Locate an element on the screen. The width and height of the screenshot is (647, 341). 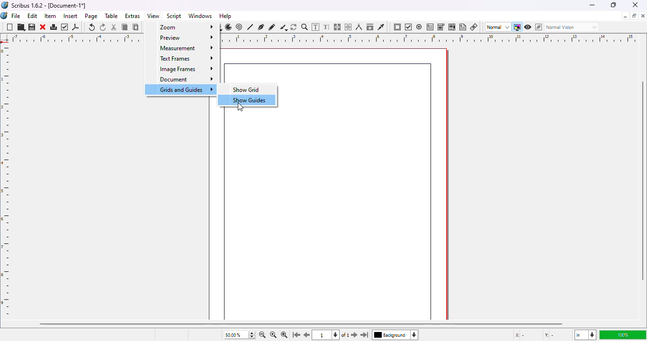
maximize is located at coordinates (634, 16).